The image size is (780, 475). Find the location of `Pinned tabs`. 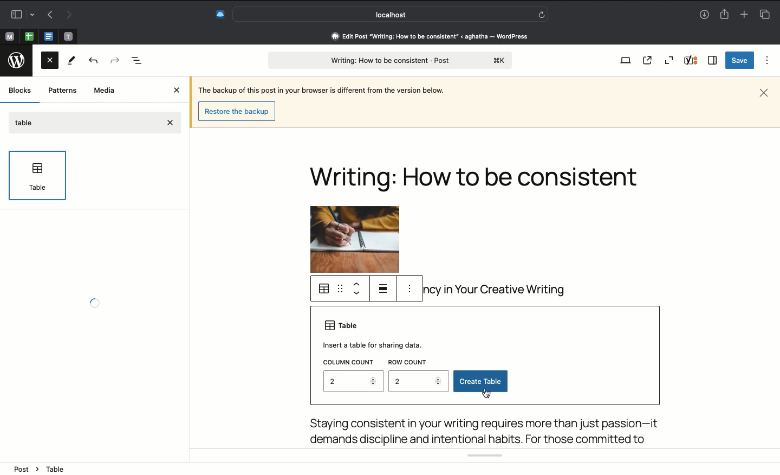

Pinned tabs is located at coordinates (67, 36).